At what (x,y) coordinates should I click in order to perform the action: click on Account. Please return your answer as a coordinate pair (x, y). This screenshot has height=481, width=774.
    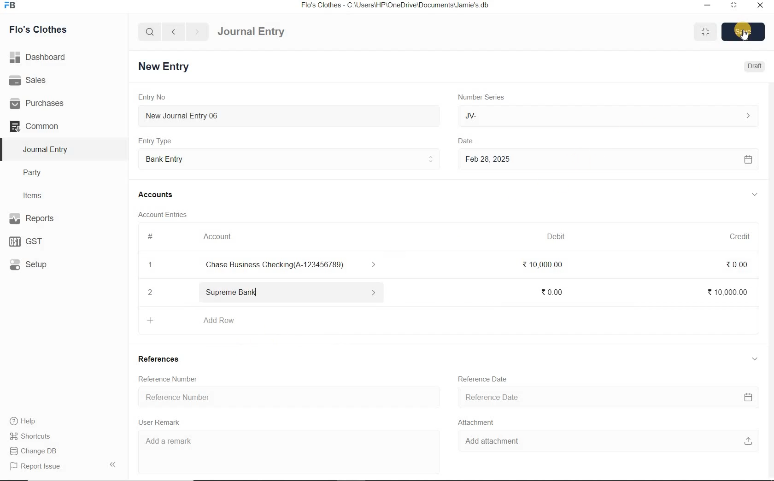
    Looking at the image, I should click on (221, 237).